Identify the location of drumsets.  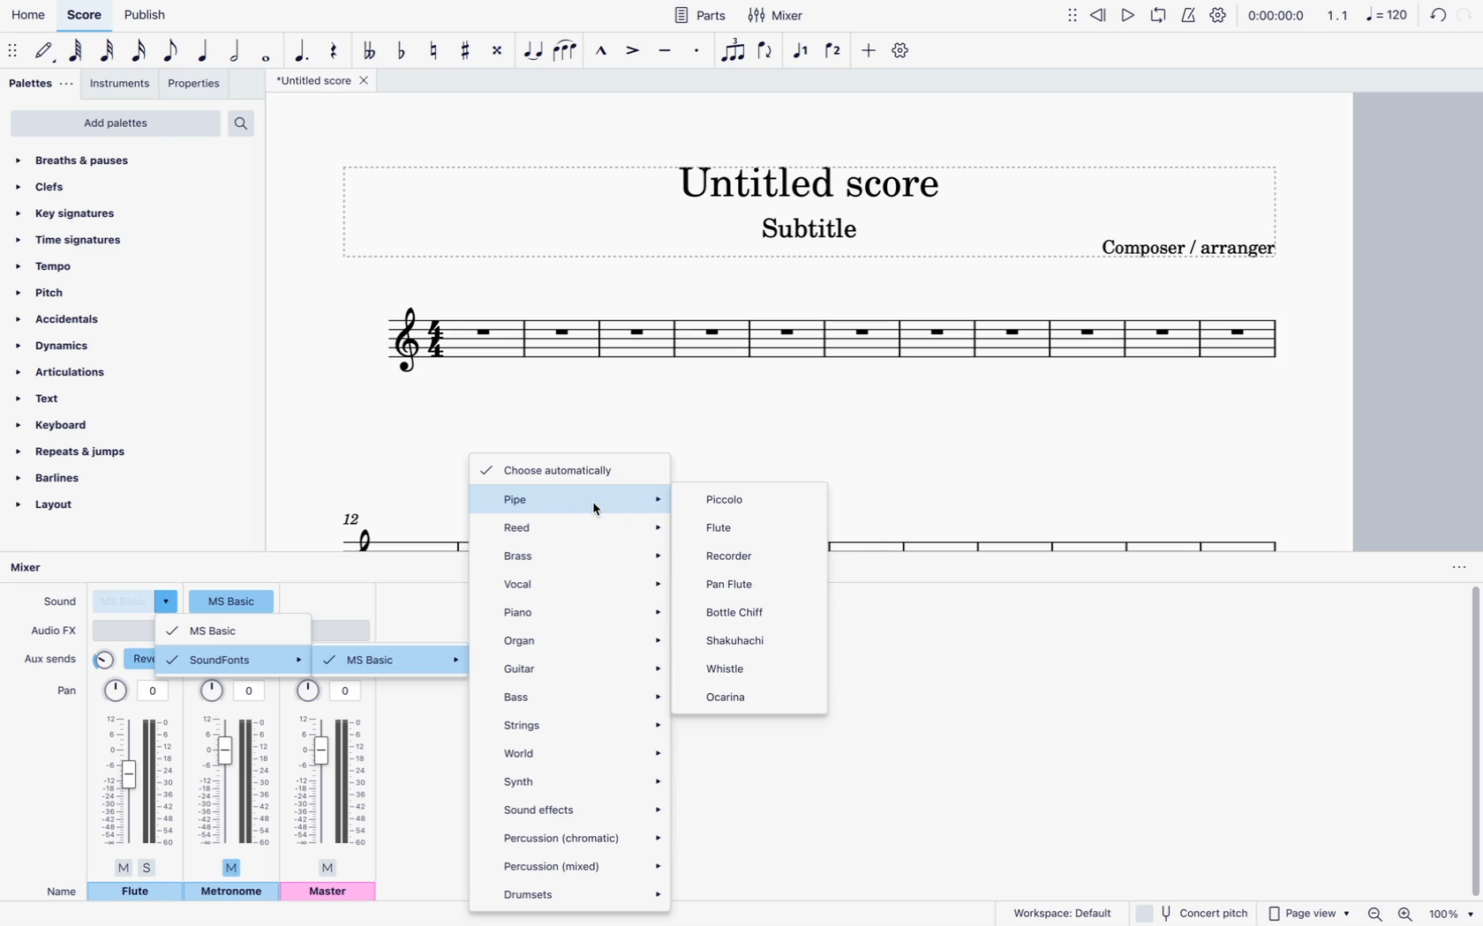
(580, 892).